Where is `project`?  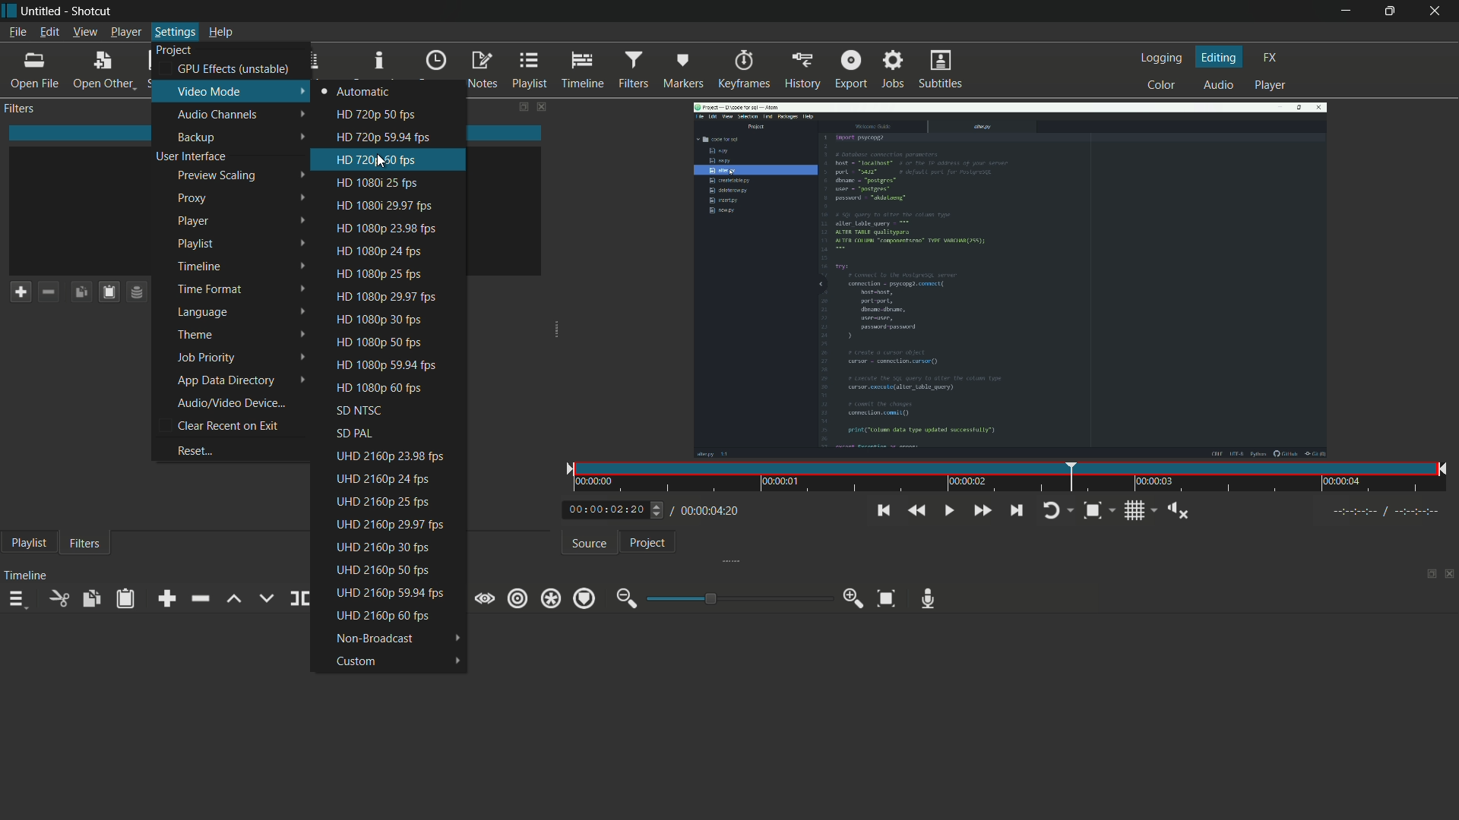 project is located at coordinates (647, 542).